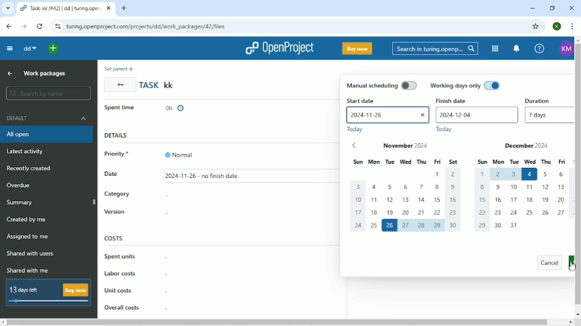 The image size is (581, 326). What do you see at coordinates (521, 161) in the screenshot?
I see `sun mon tue wed thu fri sat` at bounding box center [521, 161].